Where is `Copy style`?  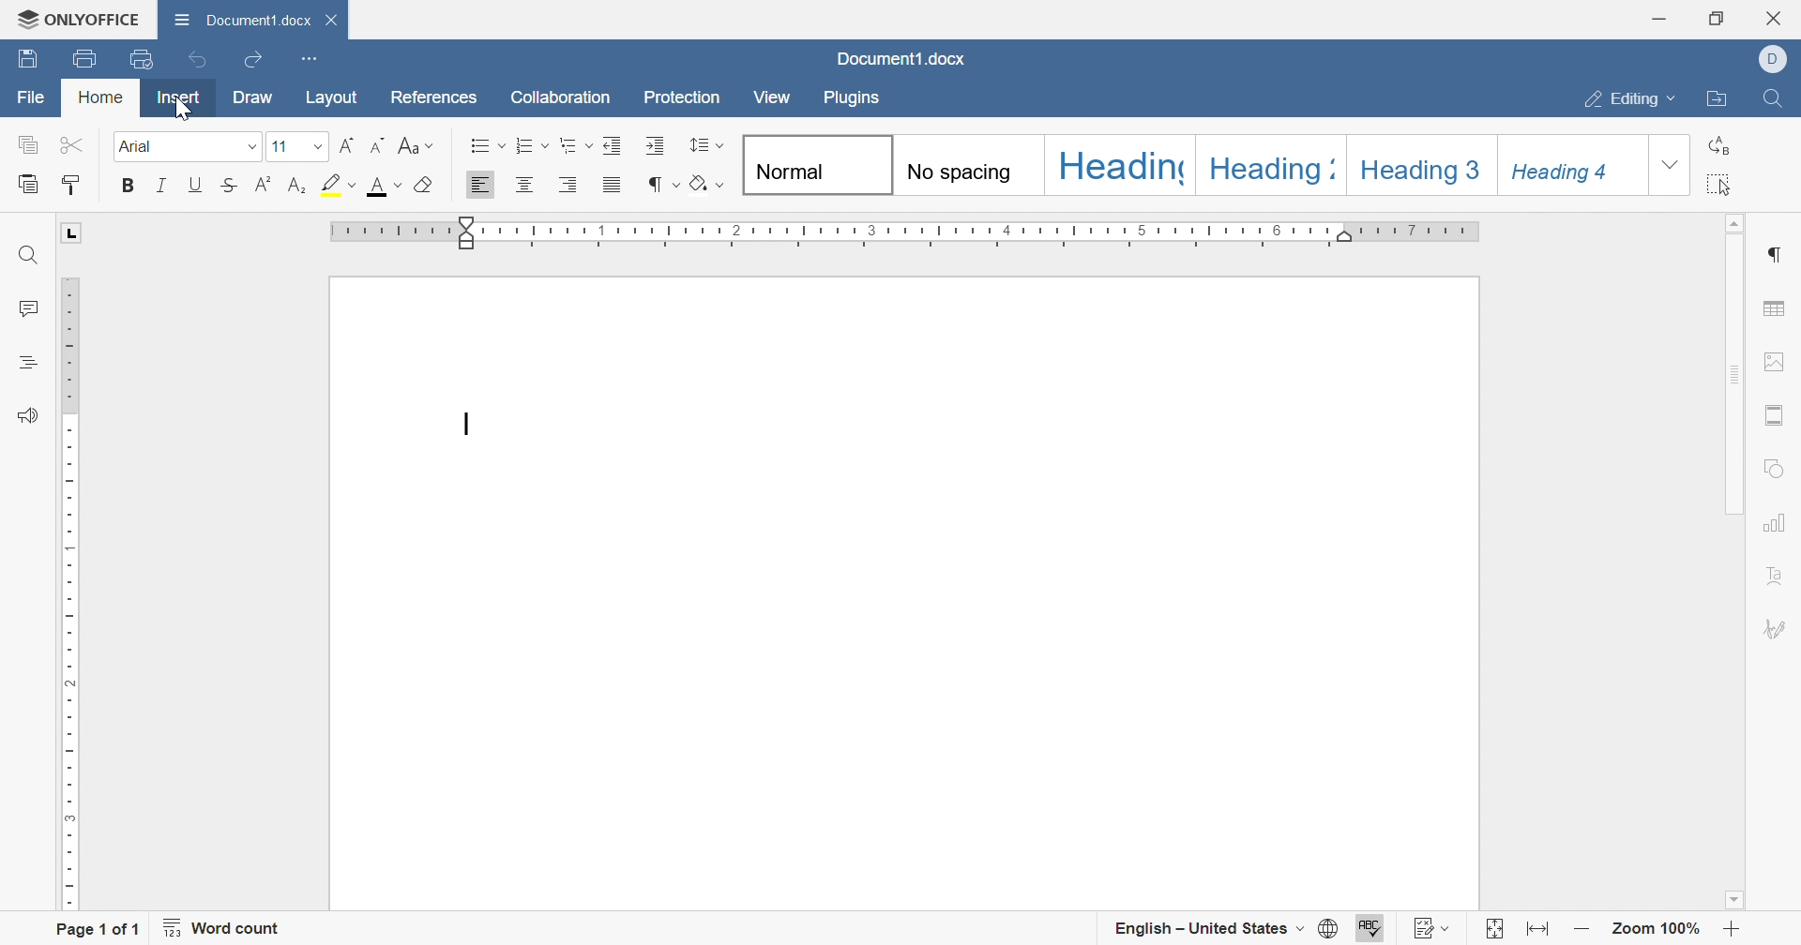 Copy style is located at coordinates (74, 186).